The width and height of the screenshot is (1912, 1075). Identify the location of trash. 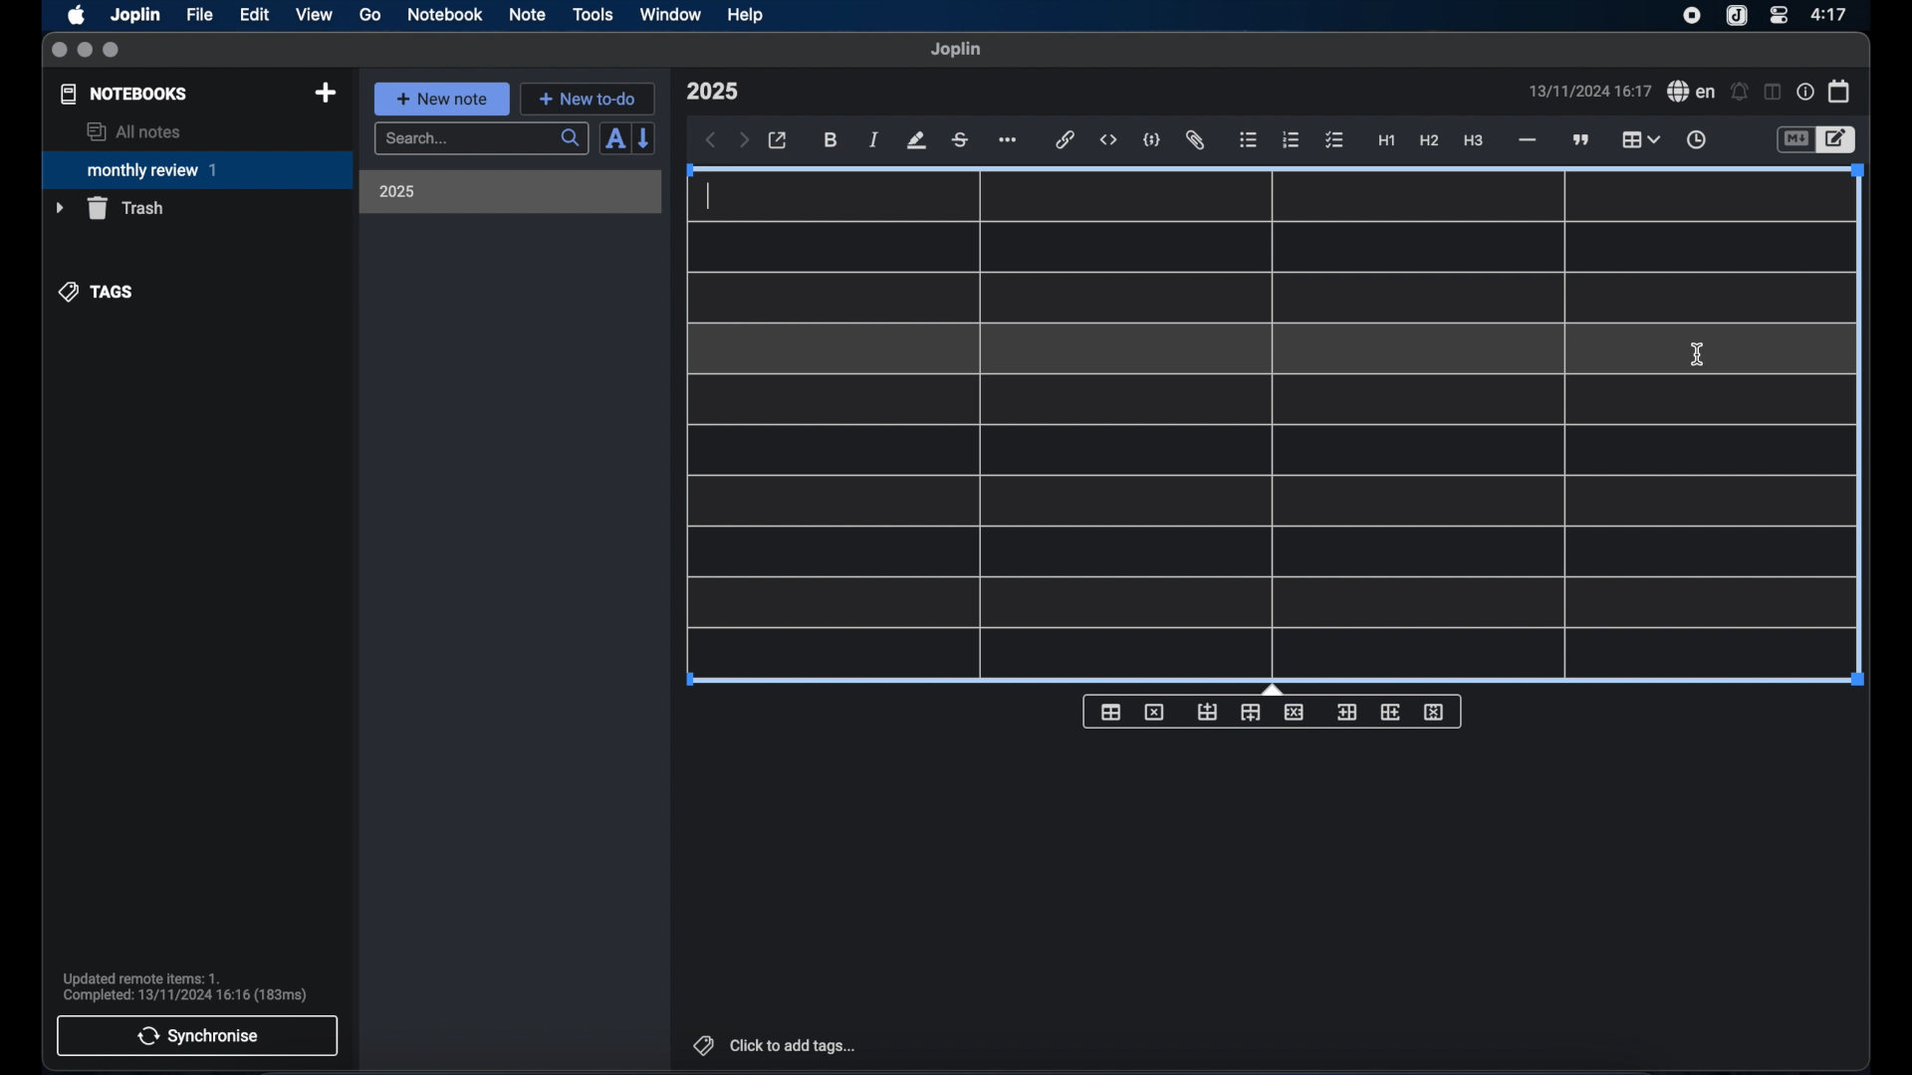
(110, 208).